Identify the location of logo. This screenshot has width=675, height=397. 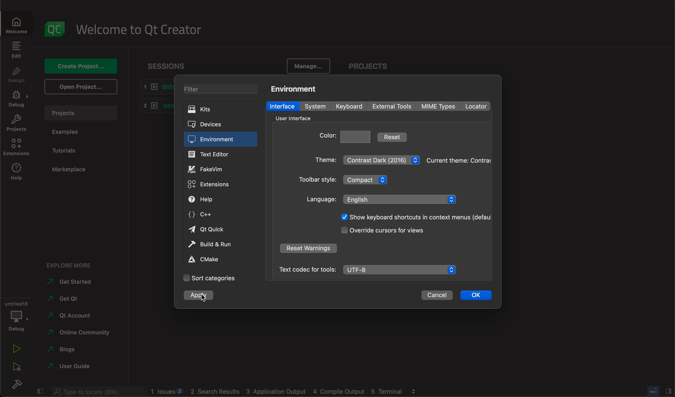
(52, 28).